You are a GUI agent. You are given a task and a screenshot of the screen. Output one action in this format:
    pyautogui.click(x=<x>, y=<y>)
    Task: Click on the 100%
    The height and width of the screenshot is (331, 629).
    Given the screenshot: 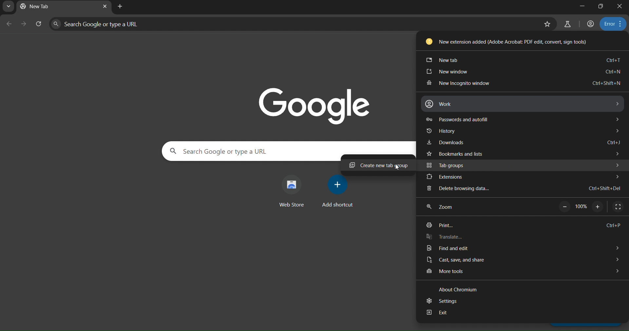 What is the action you would take?
    pyautogui.click(x=581, y=207)
    